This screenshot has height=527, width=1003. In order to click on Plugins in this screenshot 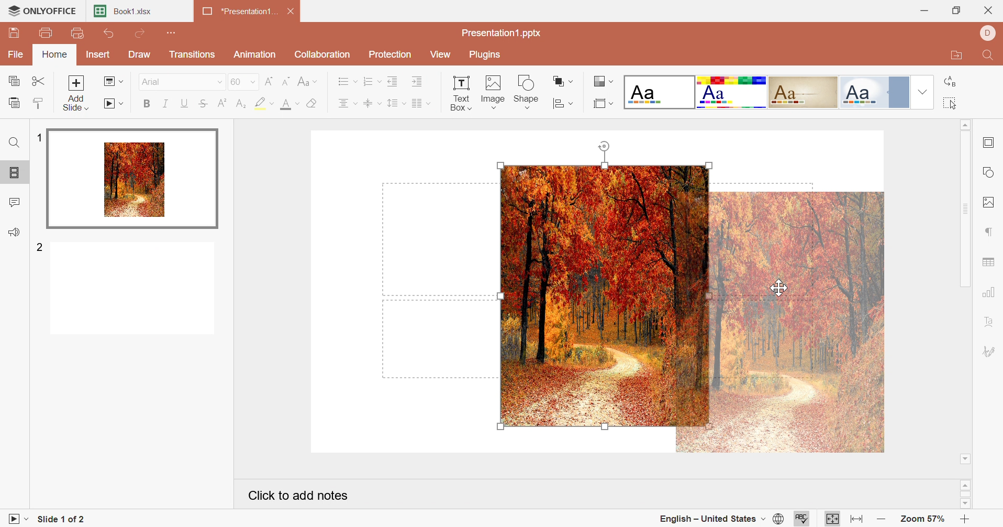, I will do `click(487, 55)`.